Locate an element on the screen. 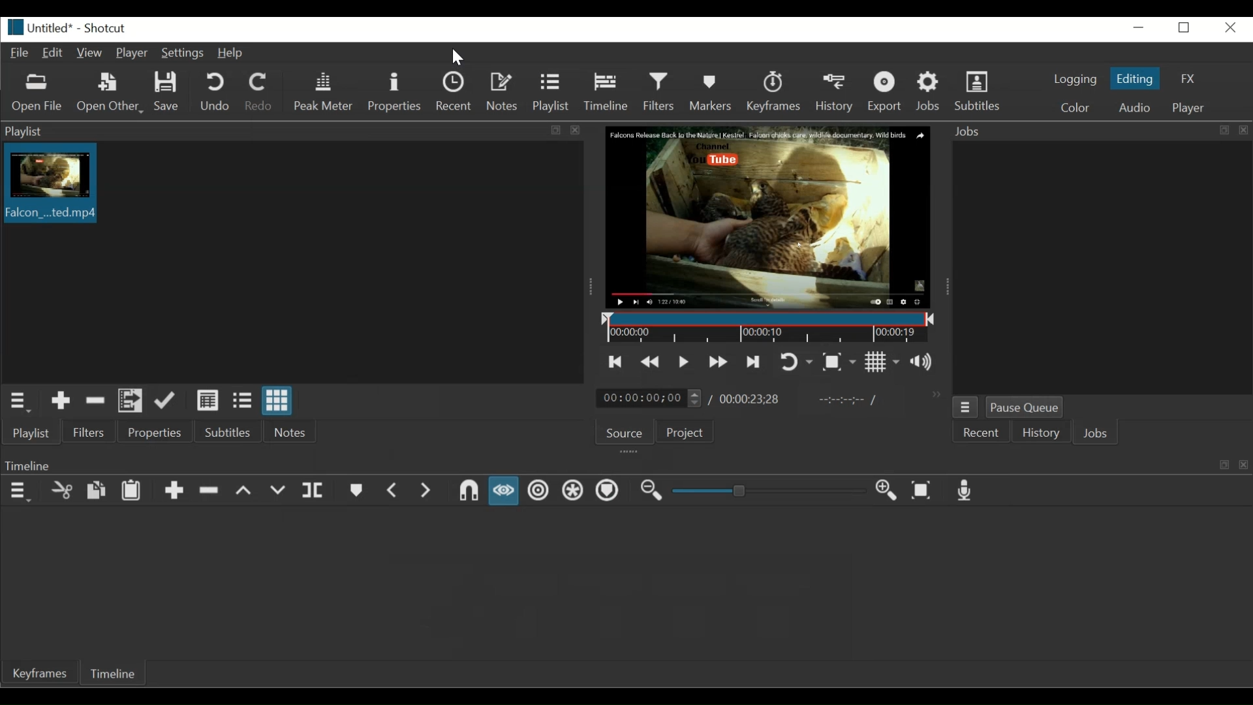 This screenshot has width=1253, height=705. Play quickly backward is located at coordinates (652, 362).